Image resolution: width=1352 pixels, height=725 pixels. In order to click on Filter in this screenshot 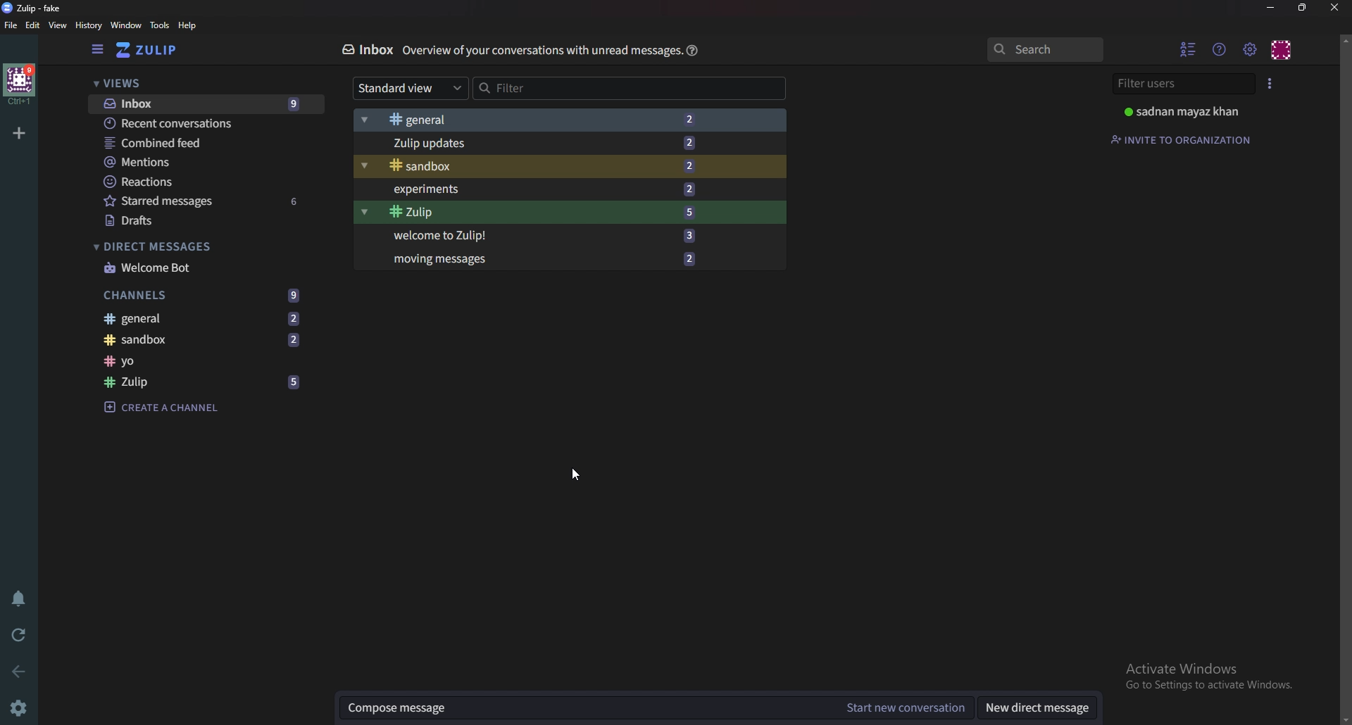, I will do `click(562, 89)`.